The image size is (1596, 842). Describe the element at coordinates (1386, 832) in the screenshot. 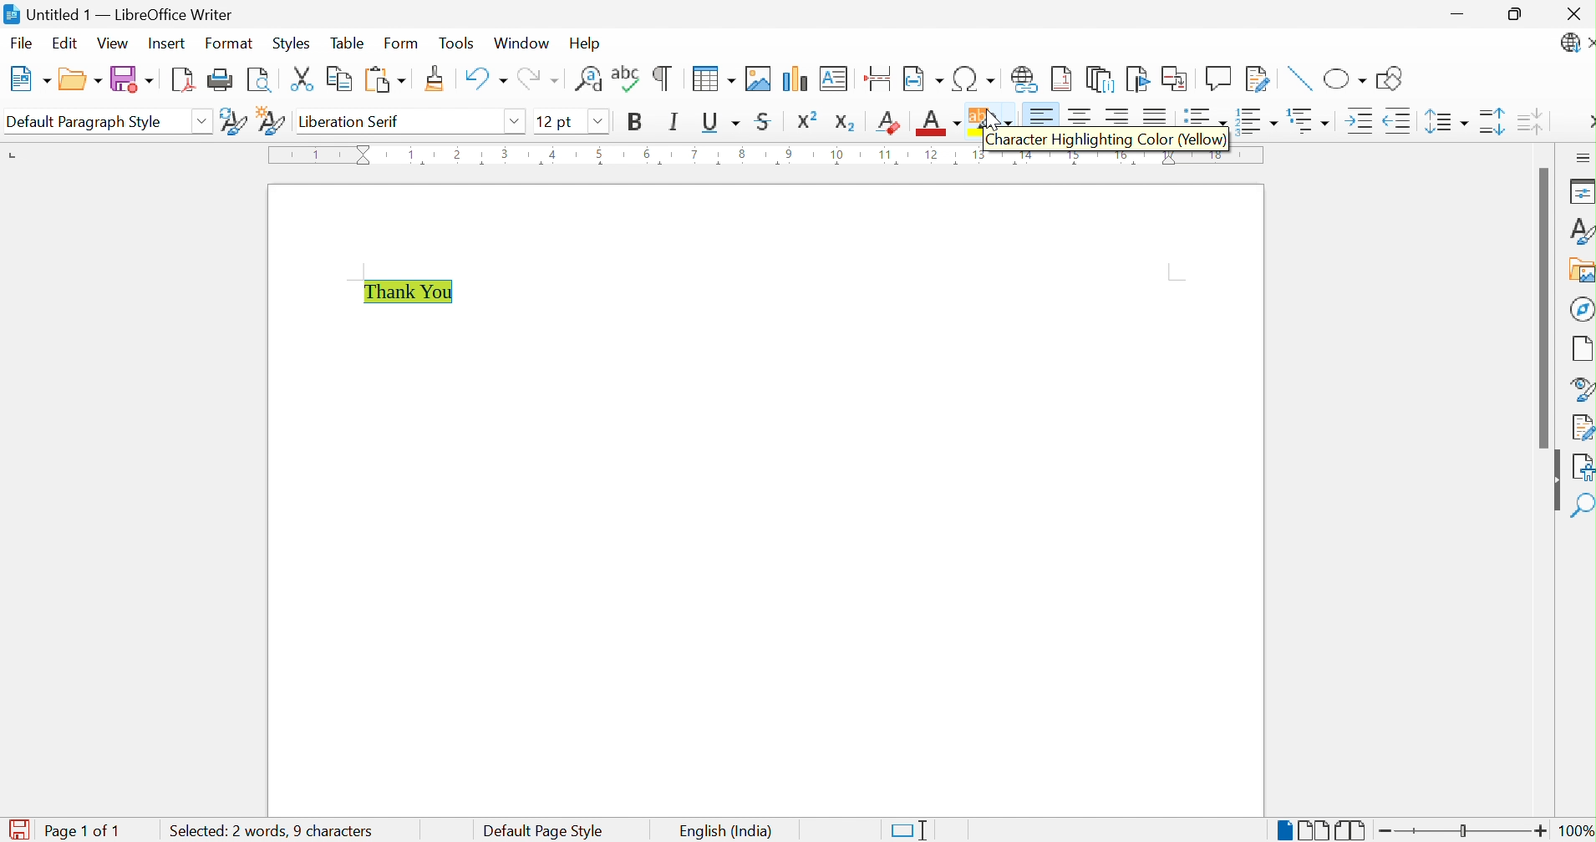

I see `Zoom Out` at that location.